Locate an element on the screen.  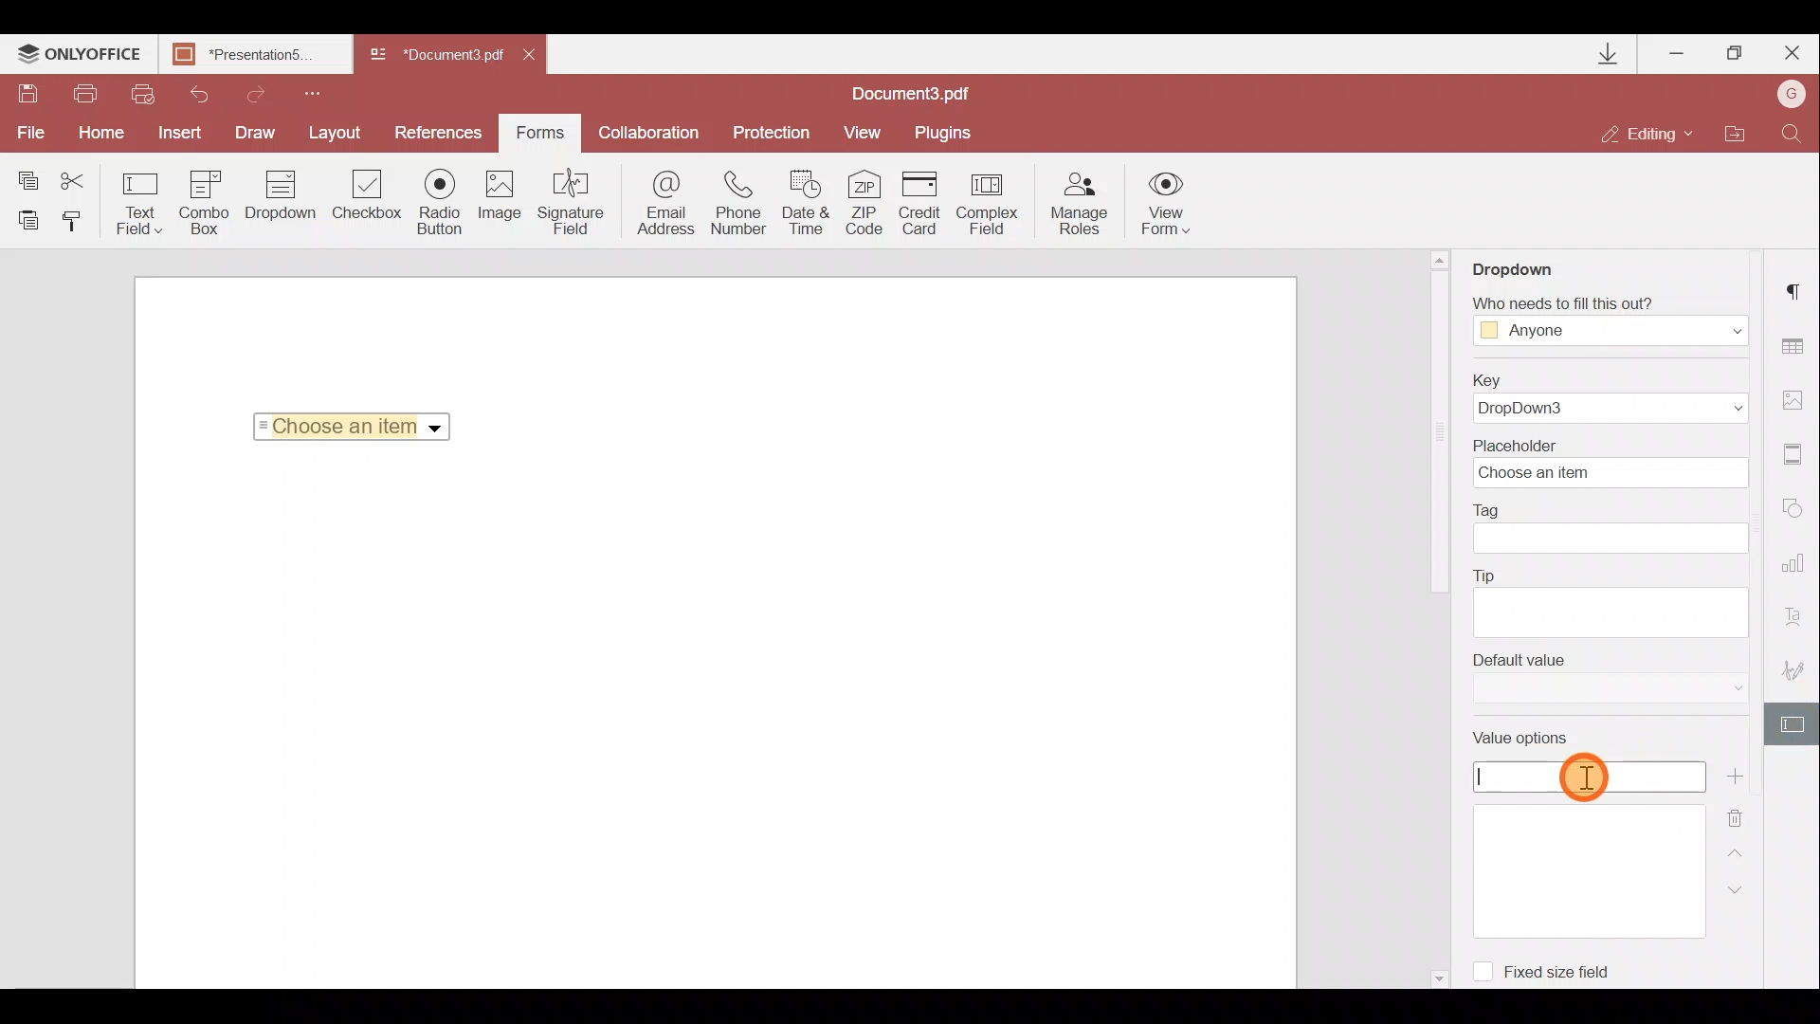
View form is located at coordinates (1164, 203).